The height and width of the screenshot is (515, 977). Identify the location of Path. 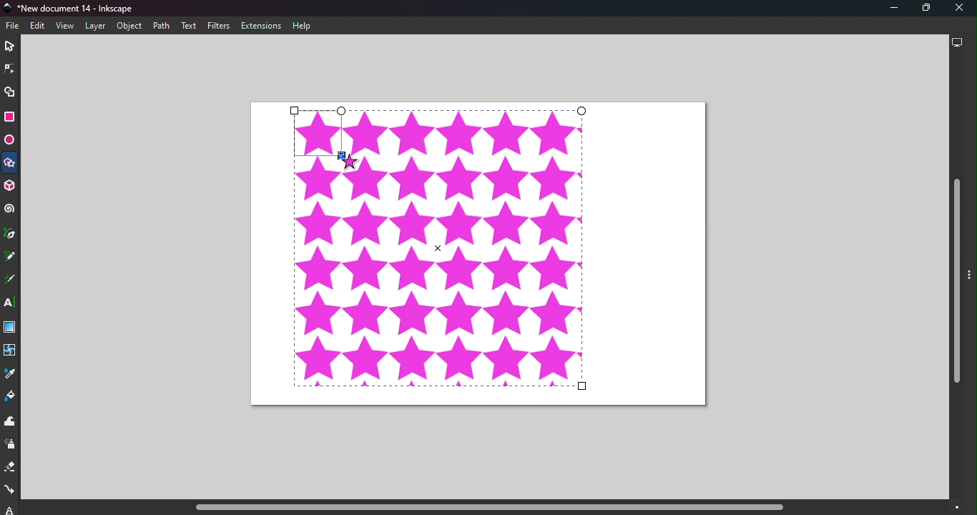
(159, 25).